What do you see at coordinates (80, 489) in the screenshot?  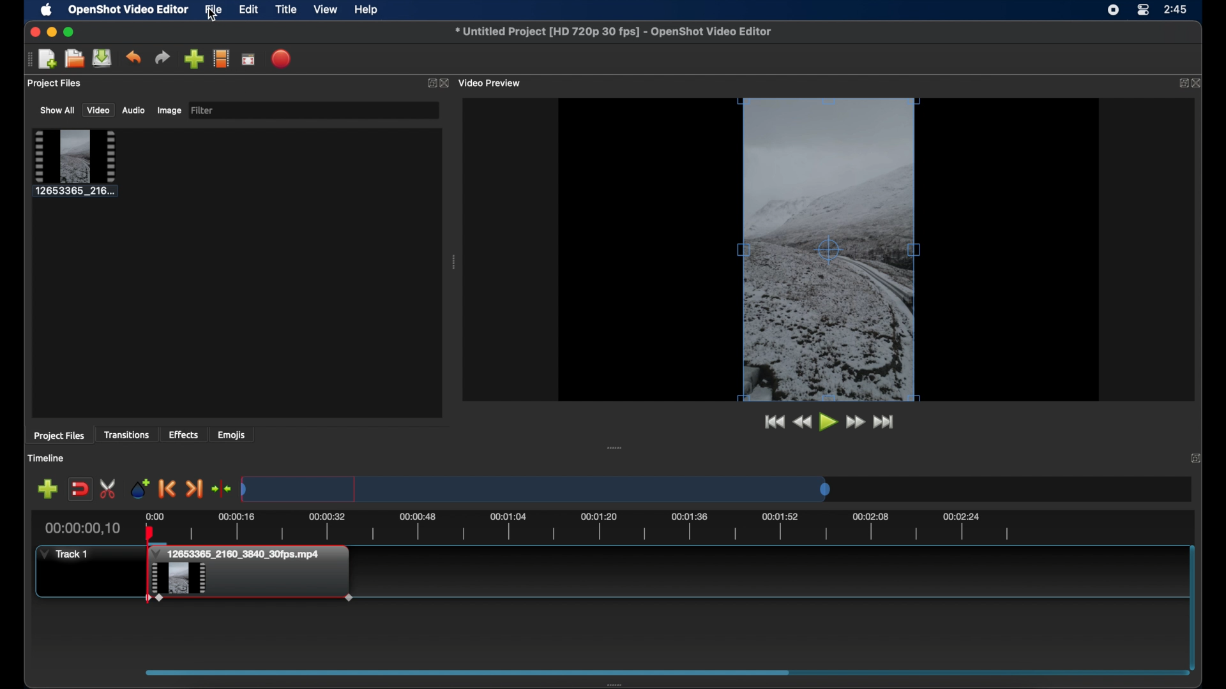 I see `disable snapping` at bounding box center [80, 489].